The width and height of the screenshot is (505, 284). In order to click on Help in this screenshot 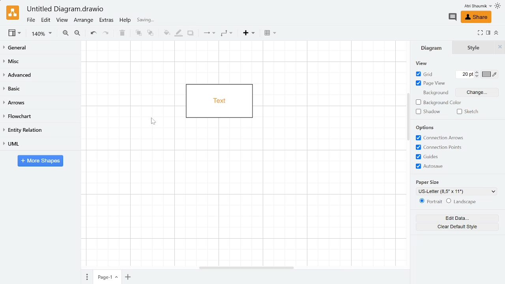, I will do `click(126, 21)`.